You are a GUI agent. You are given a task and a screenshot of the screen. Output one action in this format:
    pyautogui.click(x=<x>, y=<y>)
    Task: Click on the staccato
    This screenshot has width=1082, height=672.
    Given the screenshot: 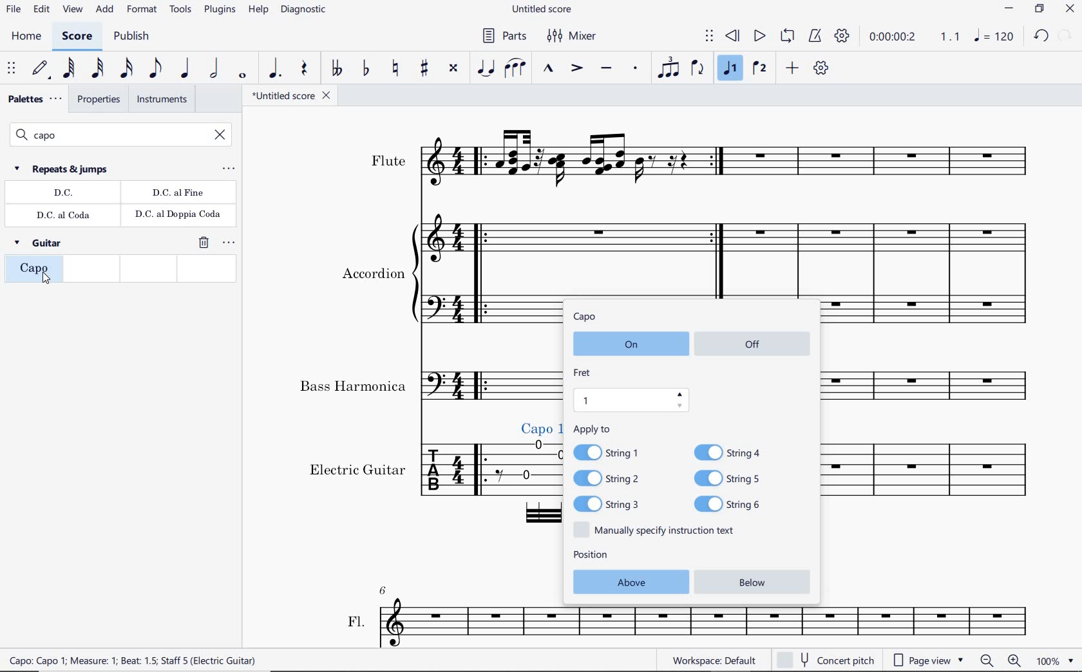 What is the action you would take?
    pyautogui.click(x=636, y=69)
    